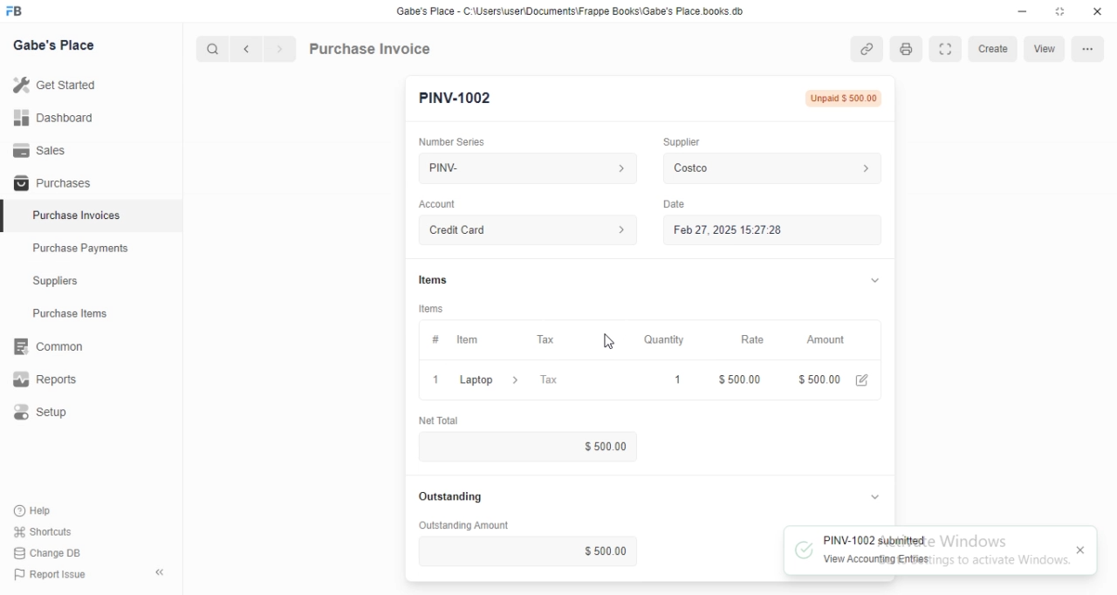  I want to click on Report Issue, so click(51, 574).